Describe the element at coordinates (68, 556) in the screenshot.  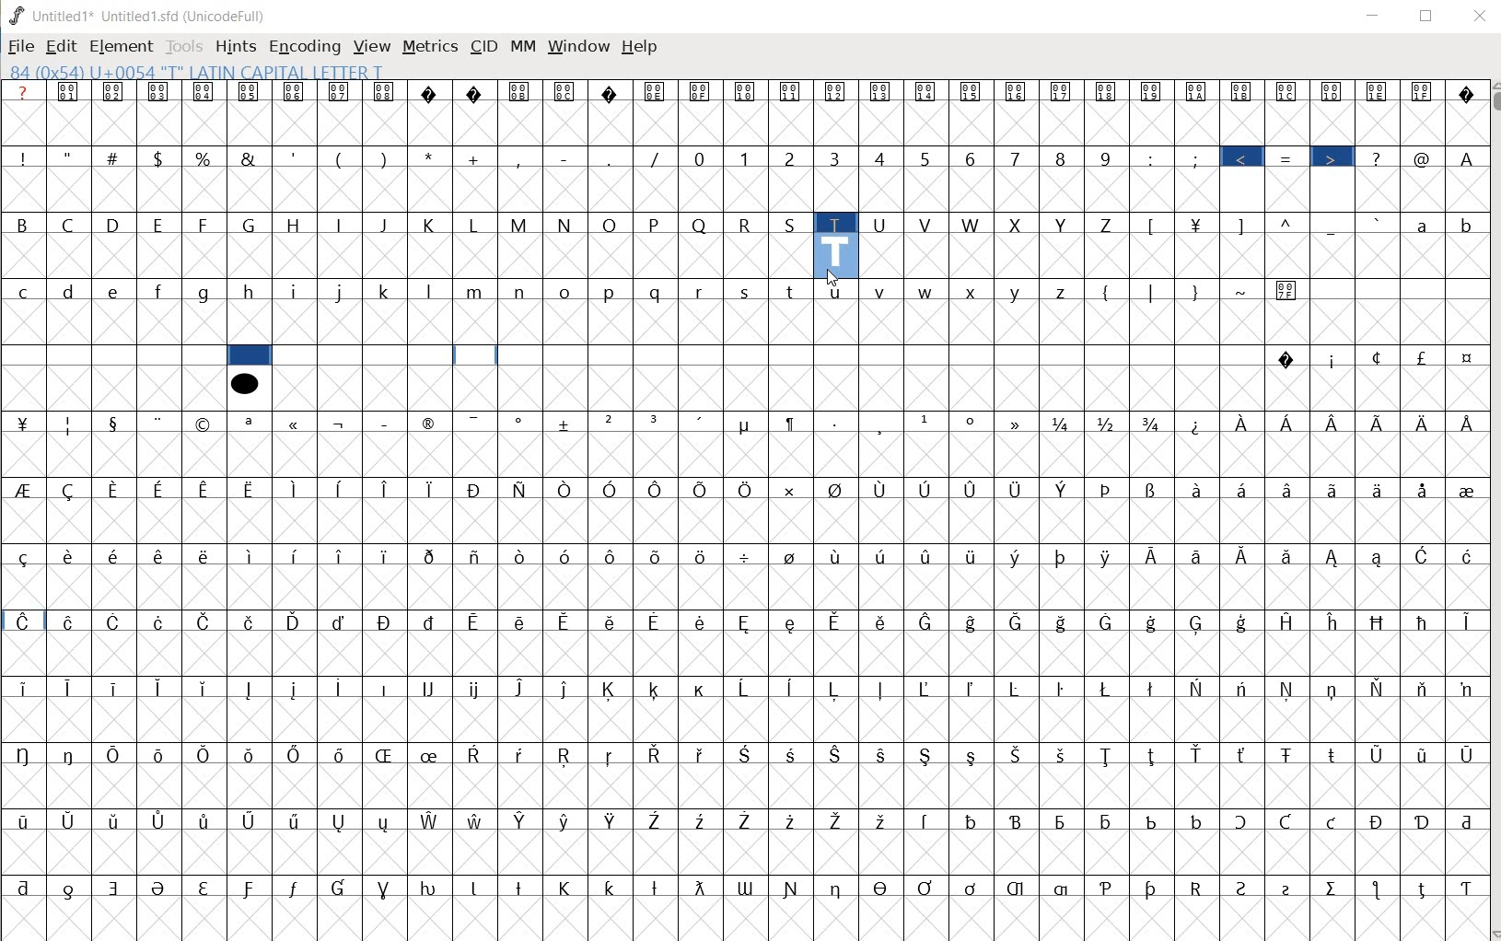
I see `Symbol` at that location.